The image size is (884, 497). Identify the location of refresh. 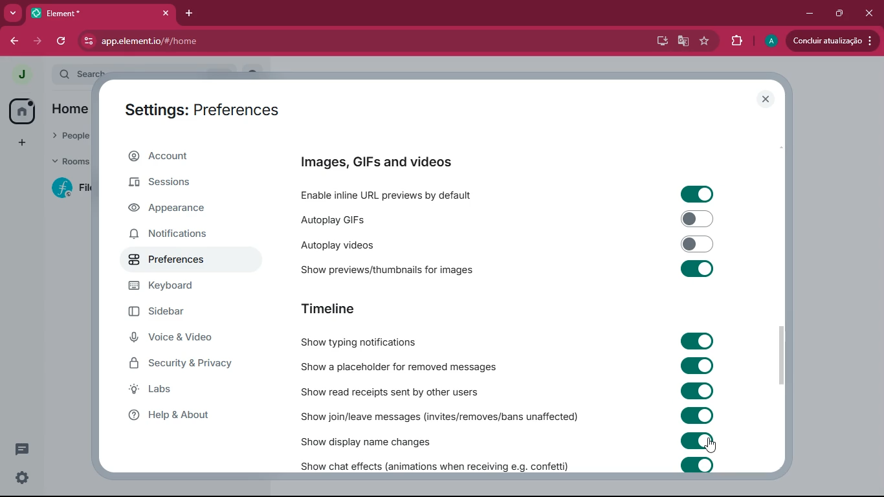
(62, 41).